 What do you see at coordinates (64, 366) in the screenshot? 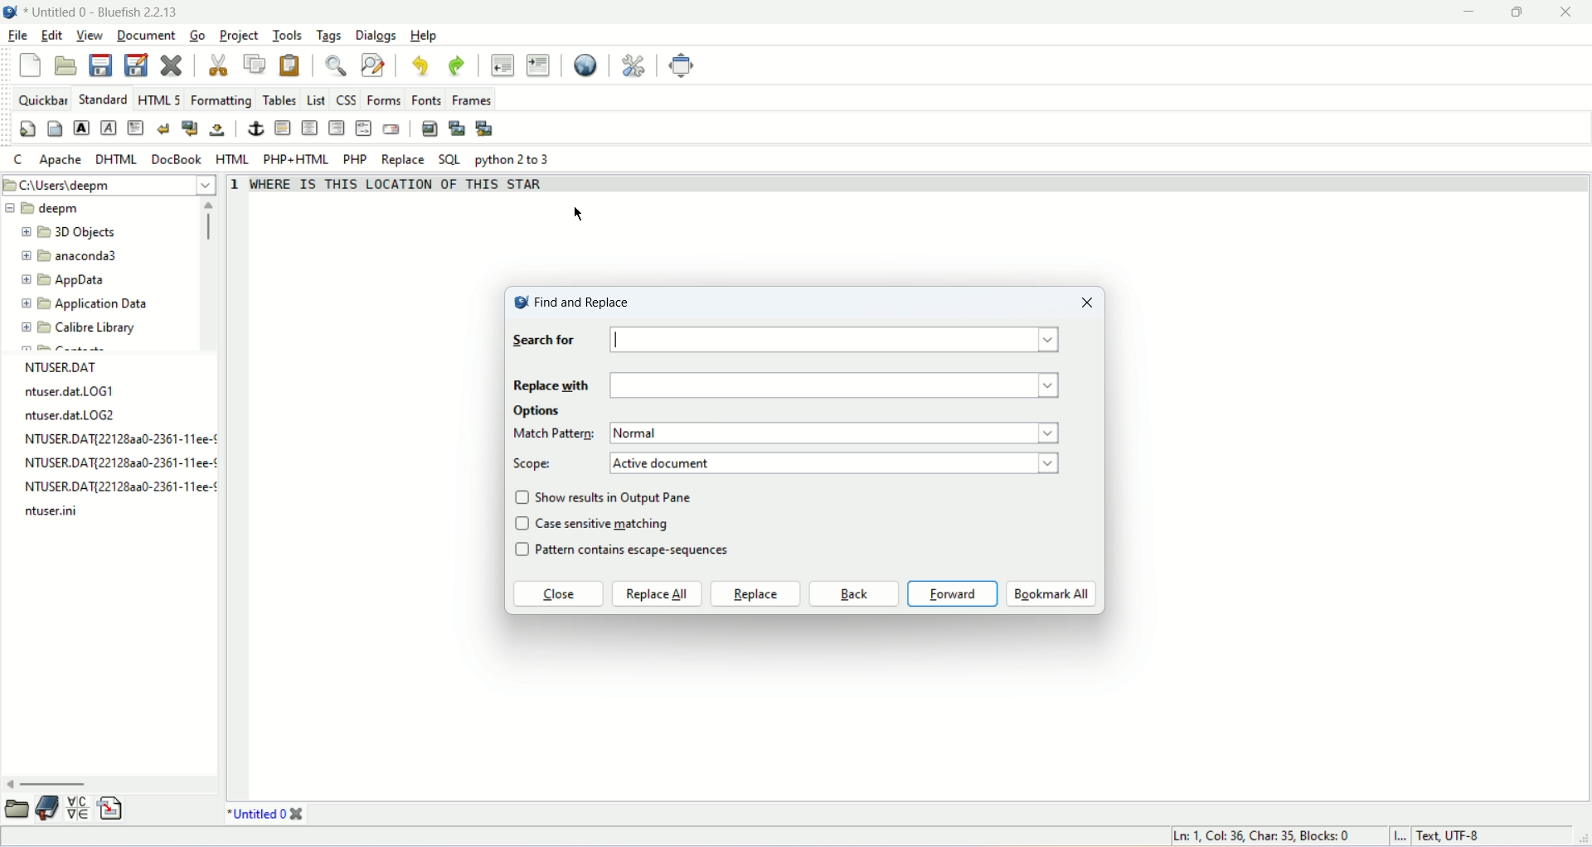
I see `NTUSER.DAT` at bounding box center [64, 366].